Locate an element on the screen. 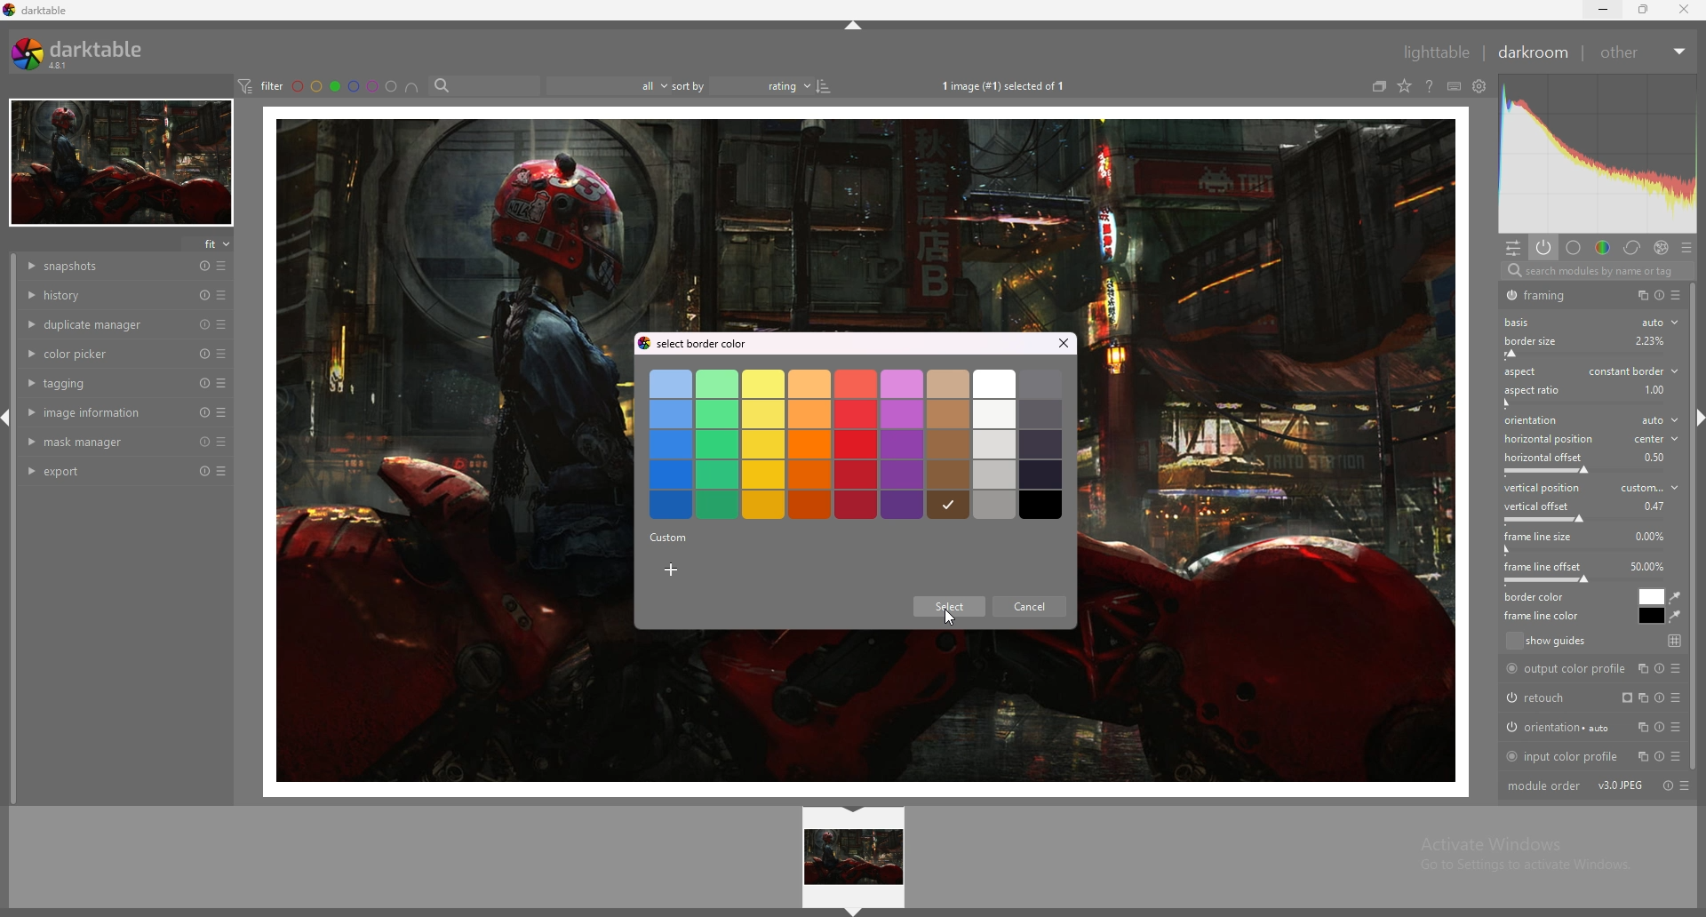 Image resolution: width=1706 pixels, height=917 pixels. presets is located at coordinates (1678, 296).